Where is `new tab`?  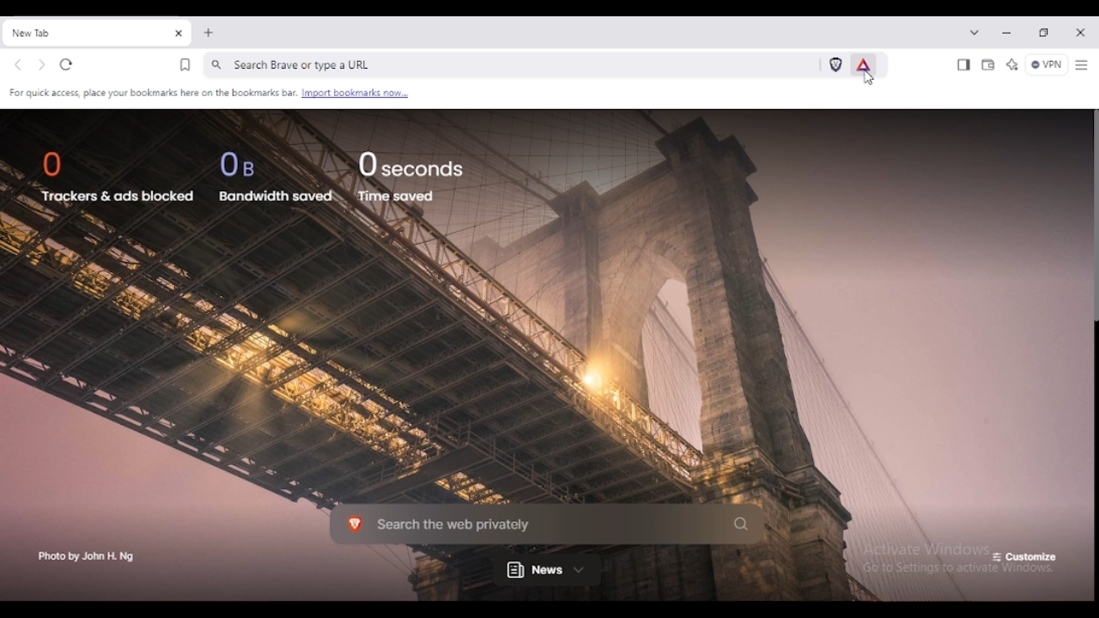
new tab is located at coordinates (84, 33).